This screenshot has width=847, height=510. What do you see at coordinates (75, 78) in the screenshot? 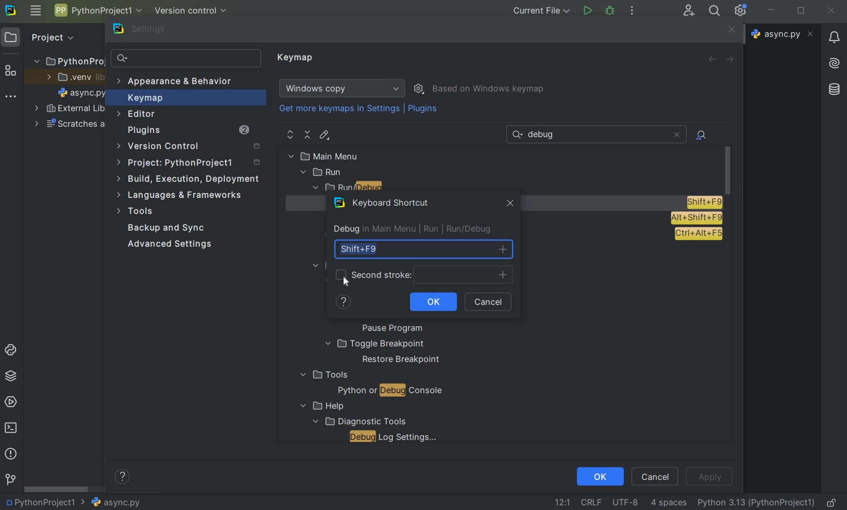
I see `.venv` at bounding box center [75, 78].